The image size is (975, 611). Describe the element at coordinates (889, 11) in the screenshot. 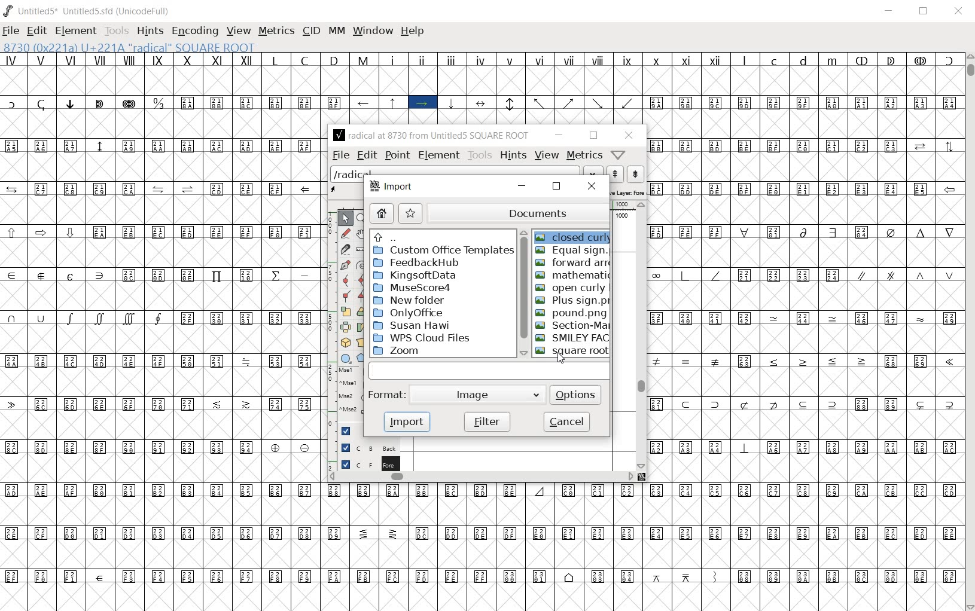

I see `MINIMIZE` at that location.